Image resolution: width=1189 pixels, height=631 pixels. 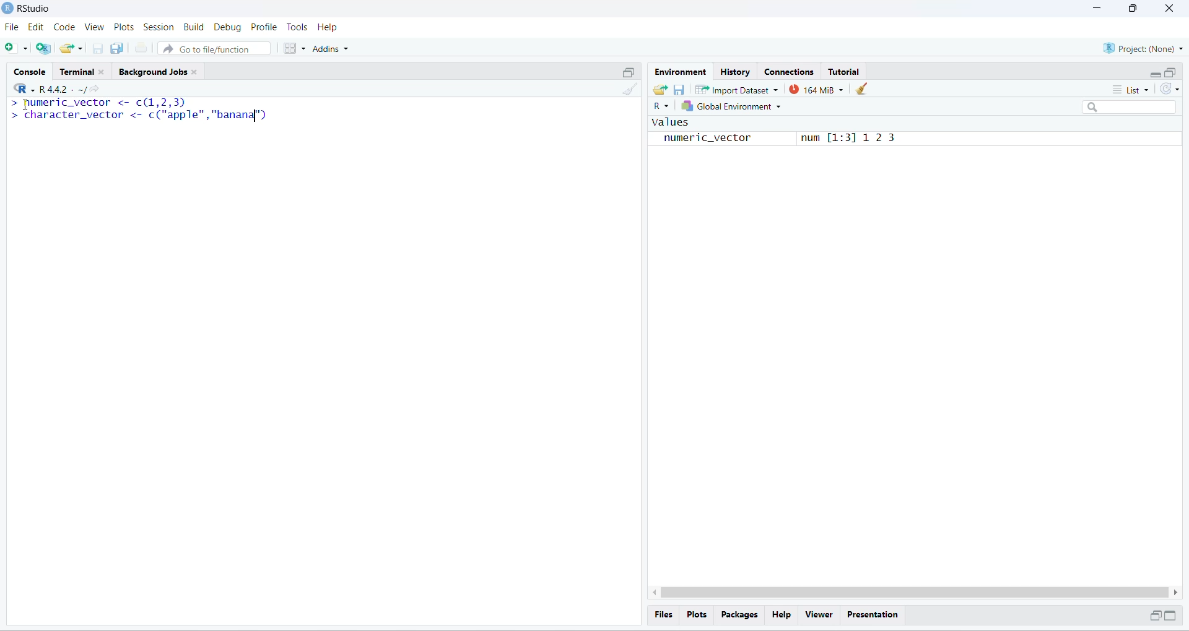 I want to click on History, so click(x=735, y=71).